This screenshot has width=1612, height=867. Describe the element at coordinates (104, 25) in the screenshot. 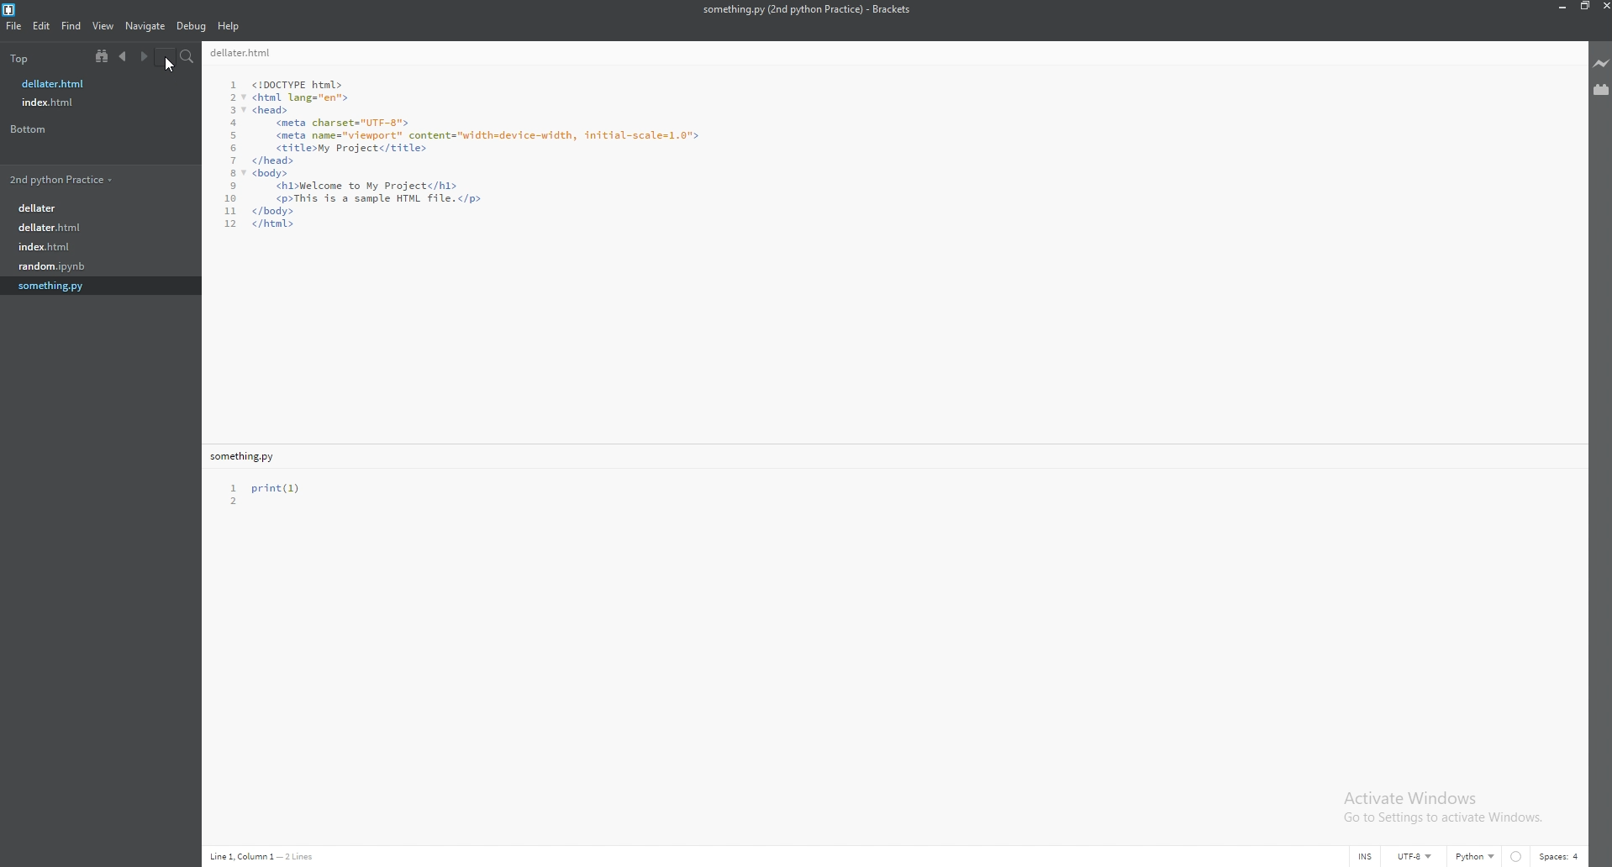

I see `view` at that location.